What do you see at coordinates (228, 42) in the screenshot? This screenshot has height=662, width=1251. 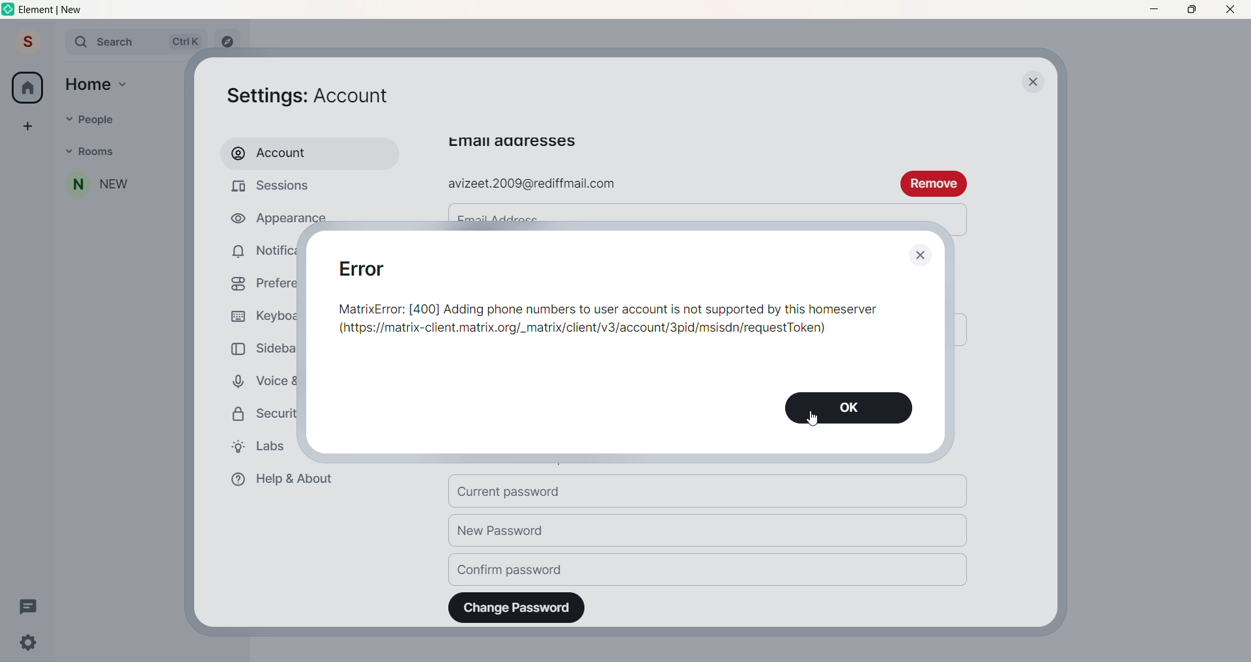 I see `Explore rooms` at bounding box center [228, 42].